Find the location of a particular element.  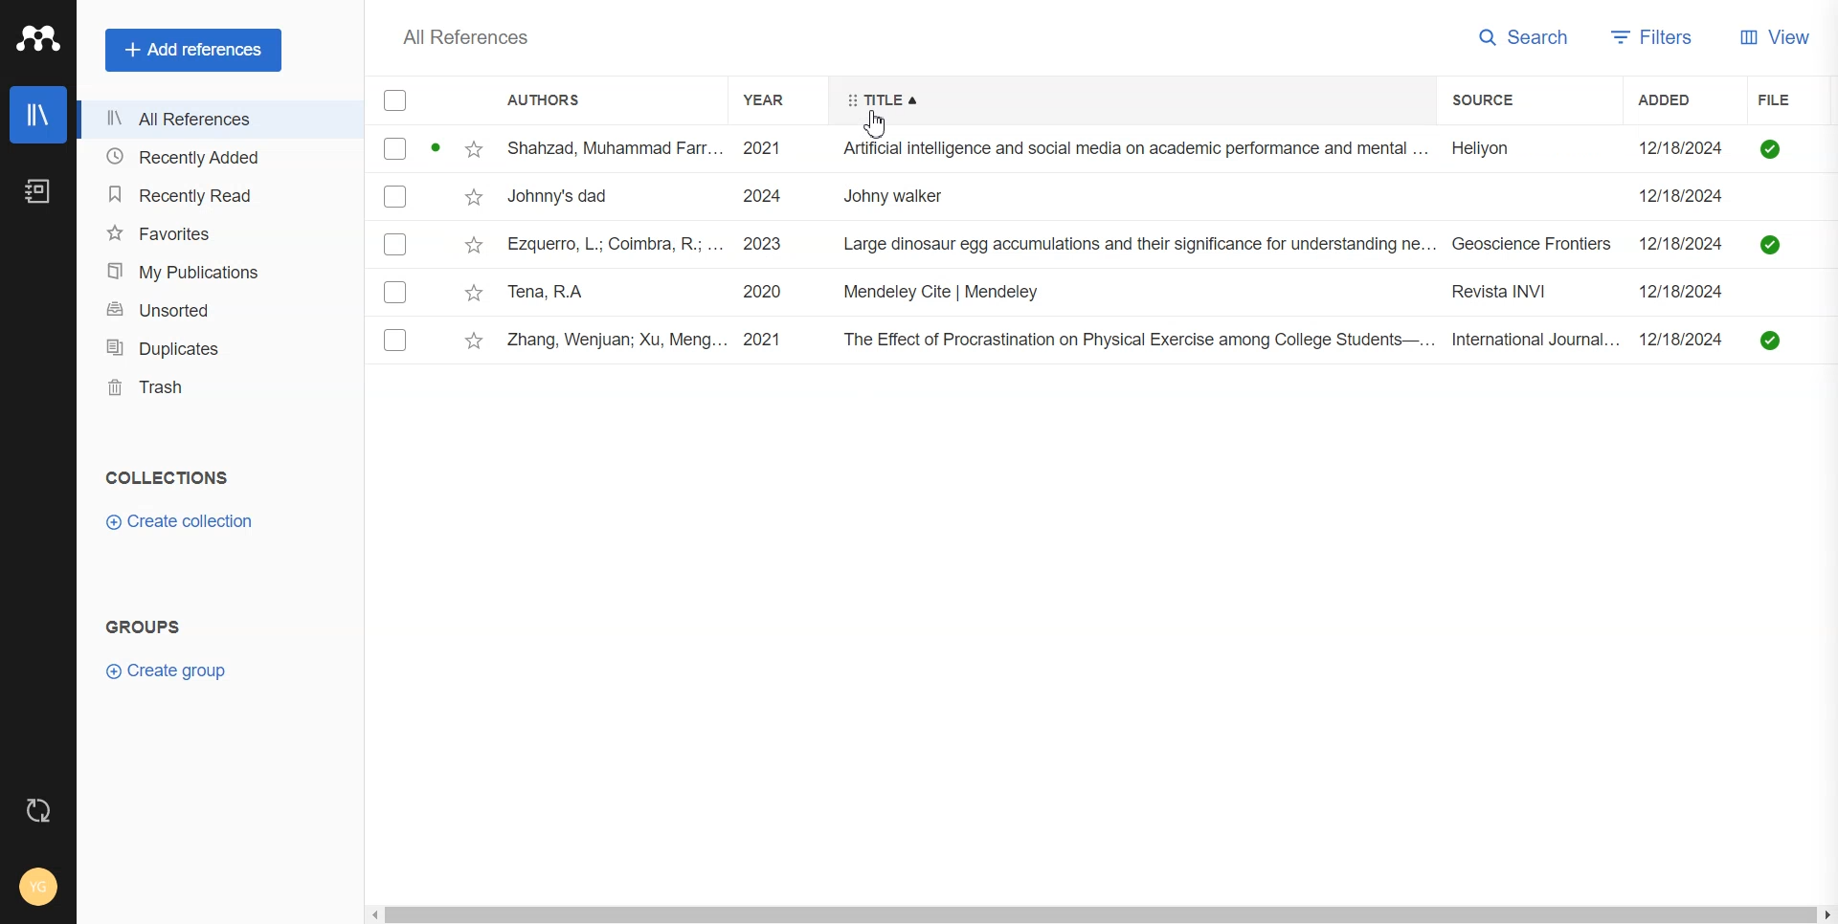

select entry is located at coordinates (395, 148).